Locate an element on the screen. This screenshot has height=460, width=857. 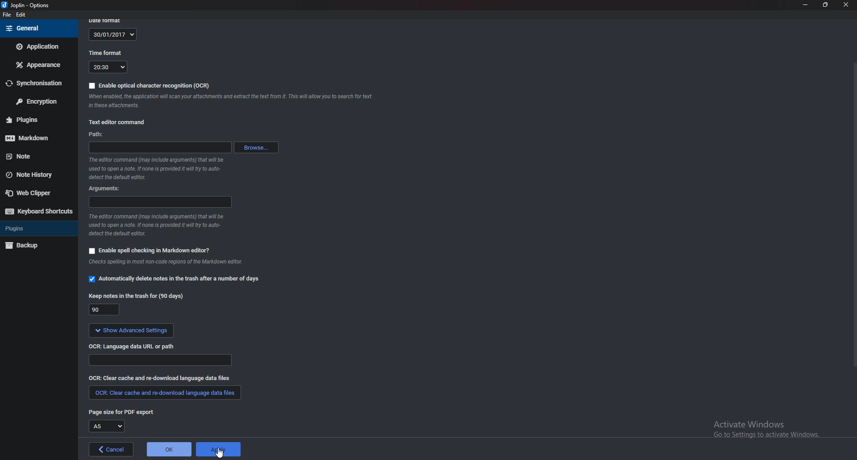
automatically delete notes is located at coordinates (179, 280).